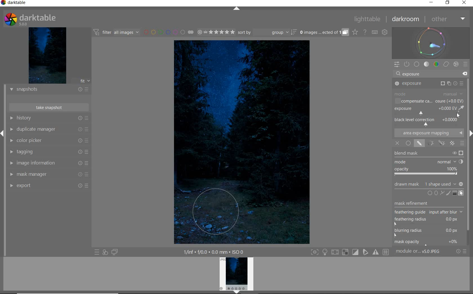 This screenshot has width=473, height=294. I want to click on OFF, so click(397, 143).